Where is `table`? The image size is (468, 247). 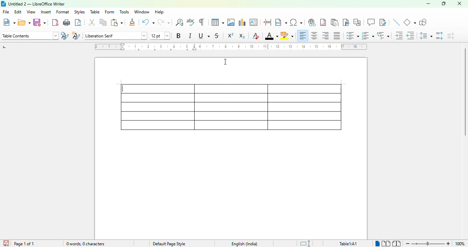
table is located at coordinates (95, 12).